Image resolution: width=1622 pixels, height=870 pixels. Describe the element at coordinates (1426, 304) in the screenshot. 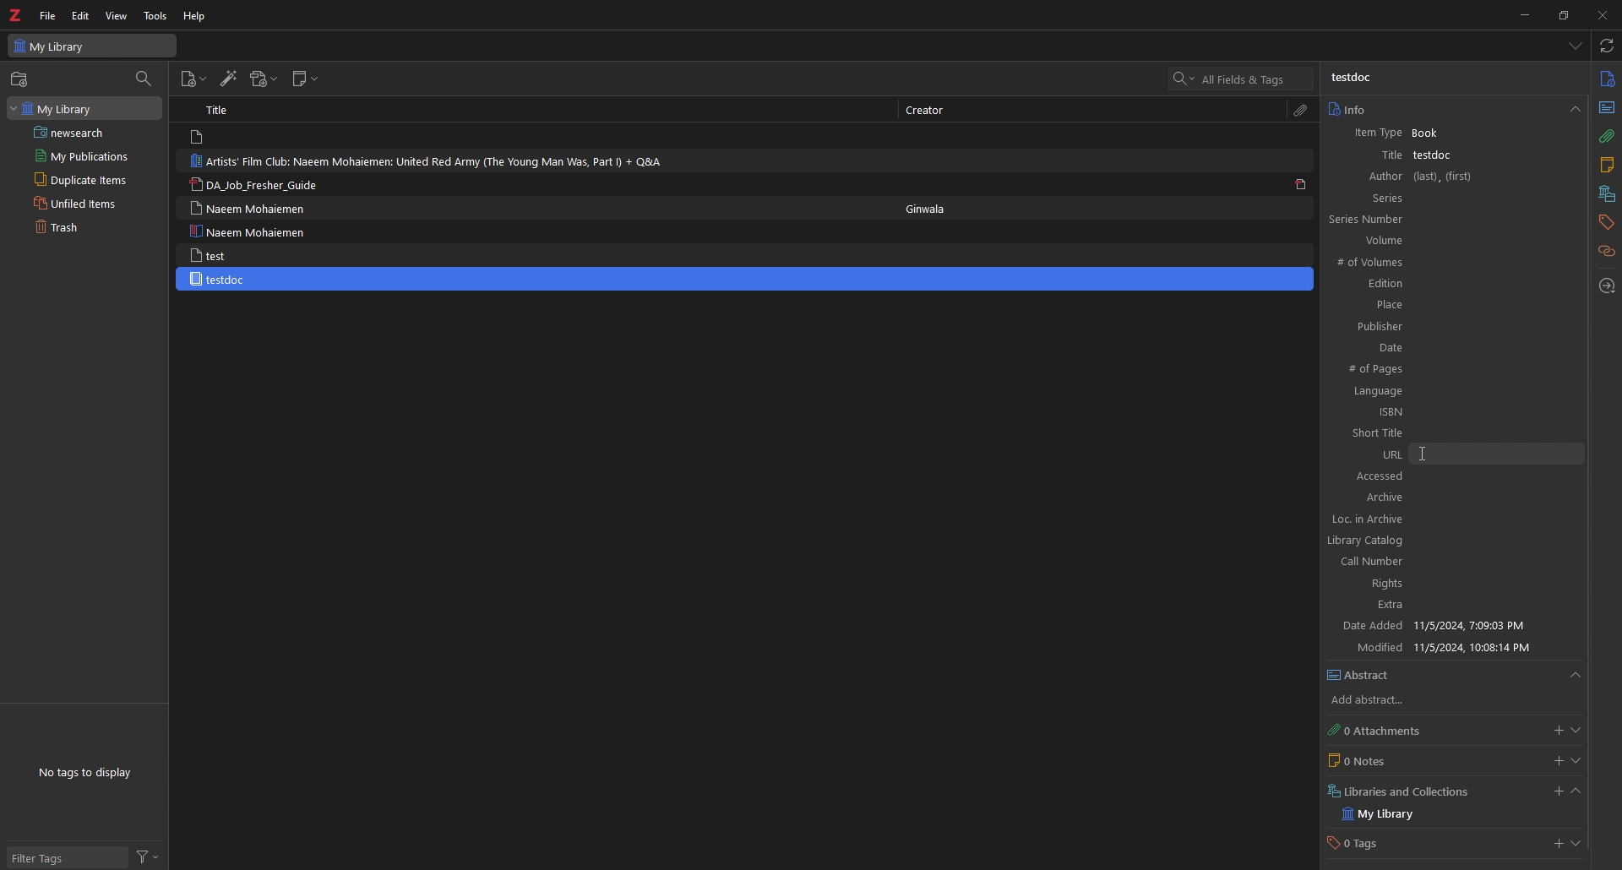

I see `Place` at that location.